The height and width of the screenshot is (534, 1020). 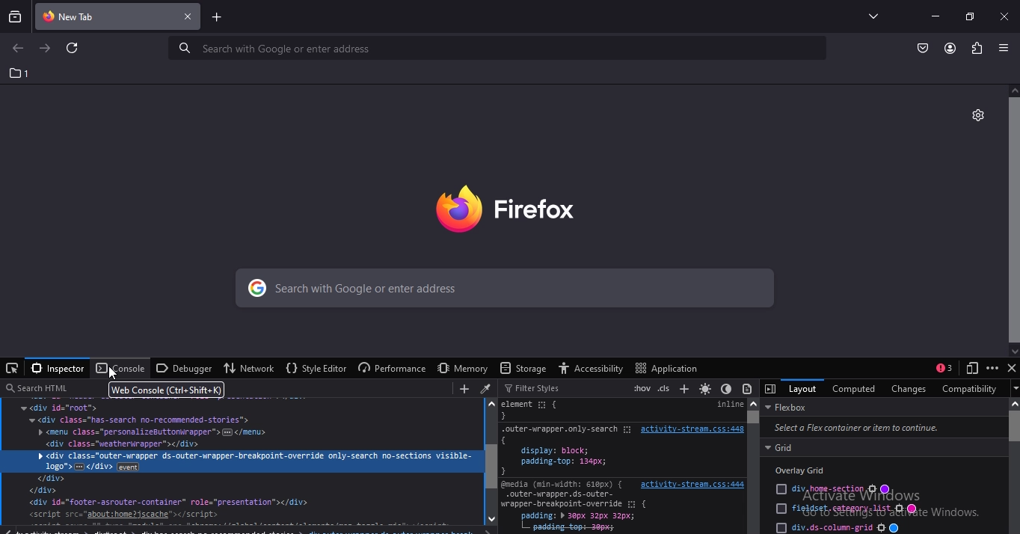 I want to click on debugger, so click(x=184, y=368).